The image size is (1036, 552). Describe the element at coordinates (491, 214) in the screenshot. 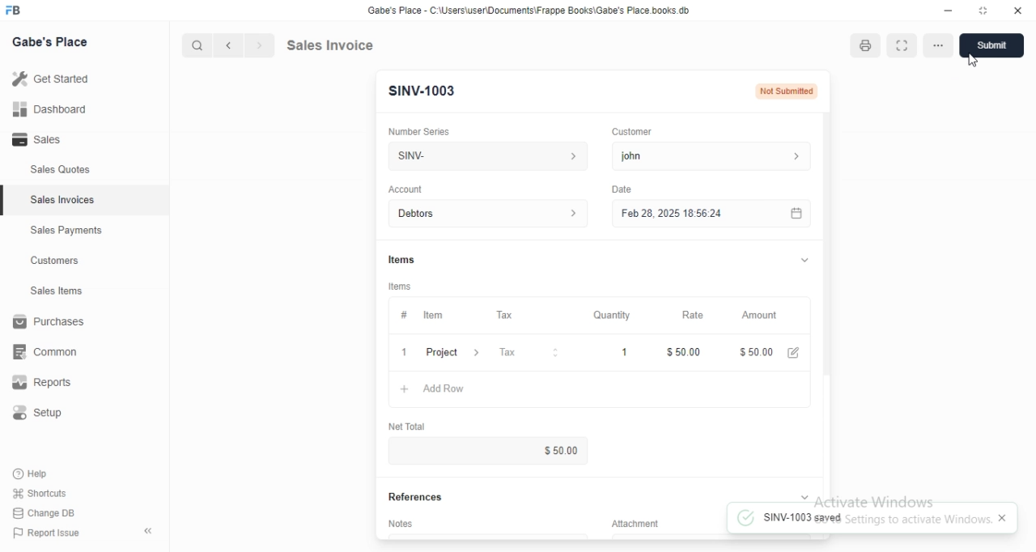

I see `Account` at that location.